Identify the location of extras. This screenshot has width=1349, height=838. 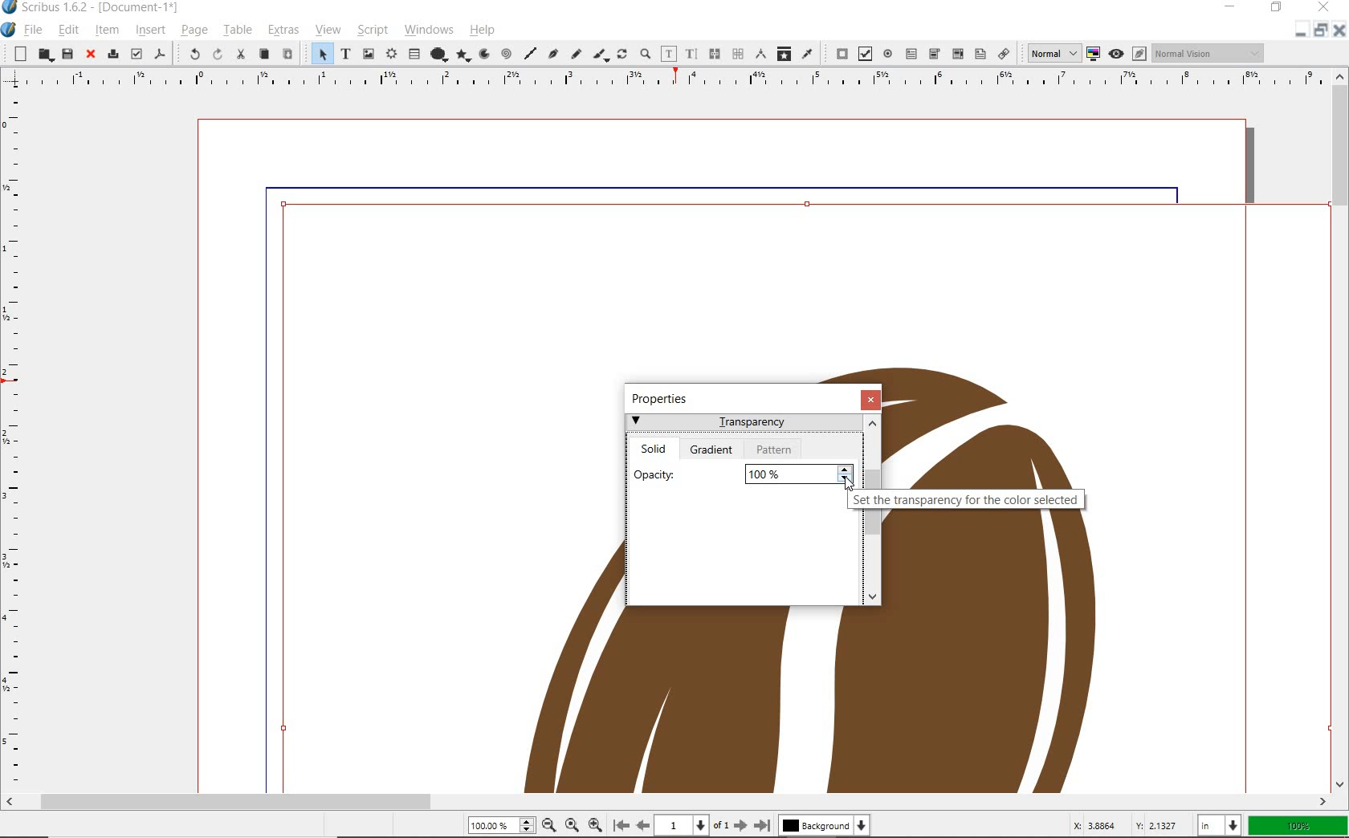
(283, 30).